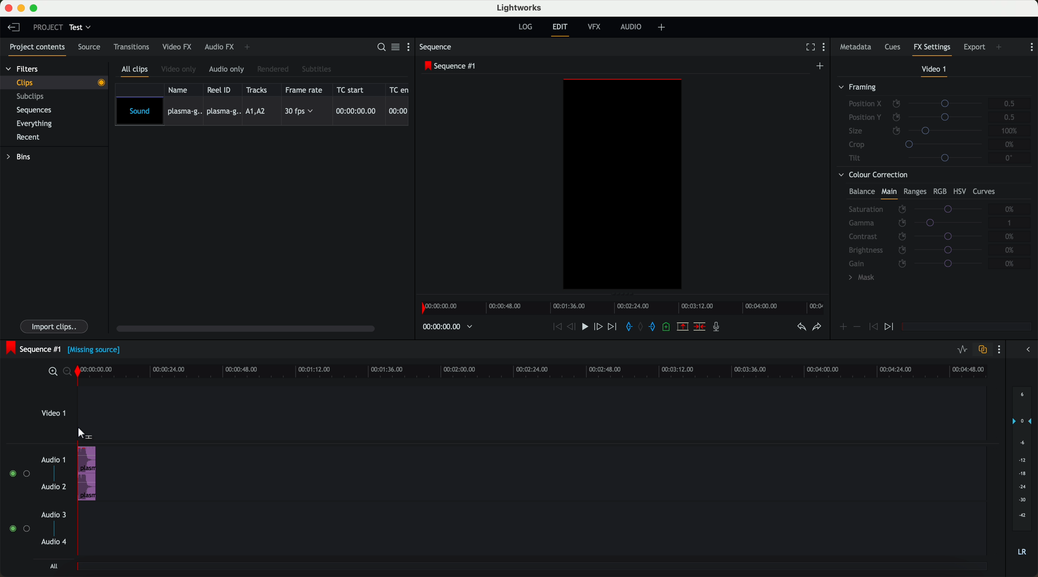 This screenshot has width=1038, height=577. Describe the element at coordinates (219, 47) in the screenshot. I see `audio FX` at that location.